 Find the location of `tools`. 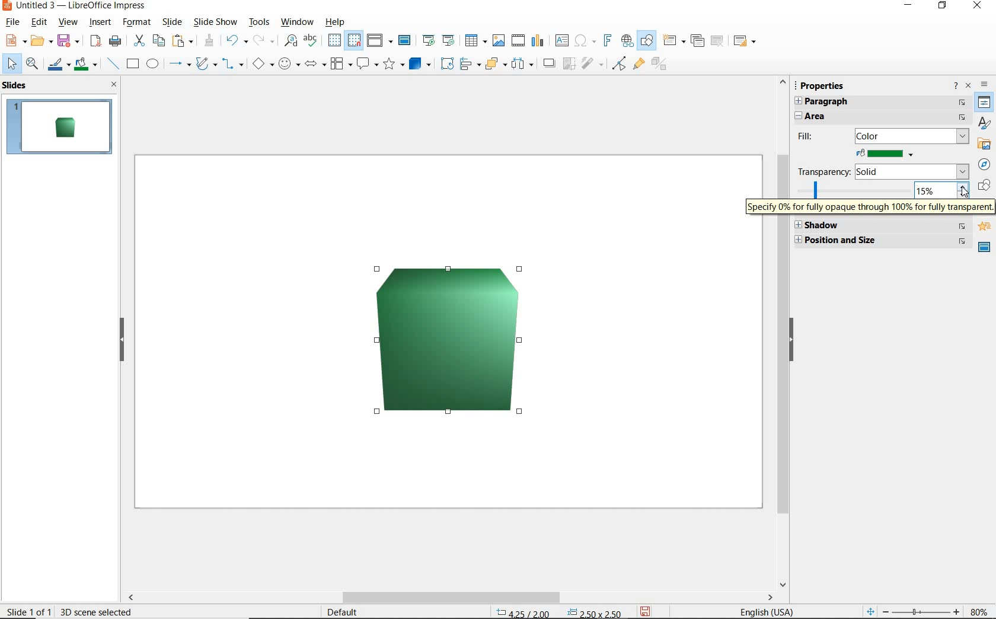

tools is located at coordinates (260, 22).